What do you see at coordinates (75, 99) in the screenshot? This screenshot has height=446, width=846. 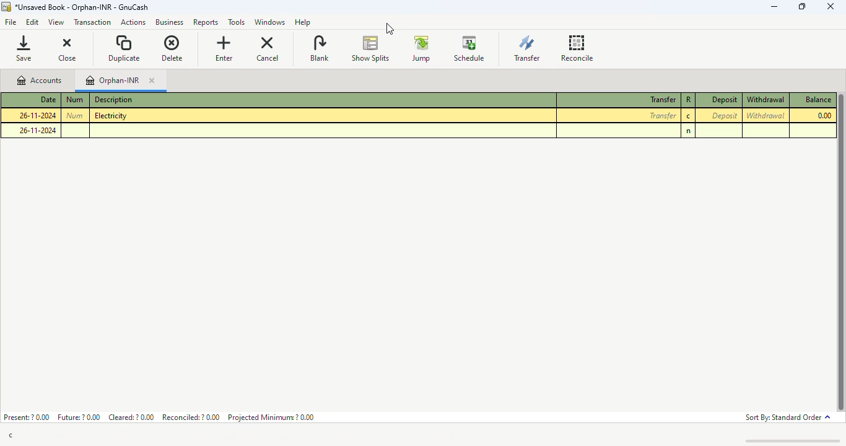 I see `num` at bounding box center [75, 99].